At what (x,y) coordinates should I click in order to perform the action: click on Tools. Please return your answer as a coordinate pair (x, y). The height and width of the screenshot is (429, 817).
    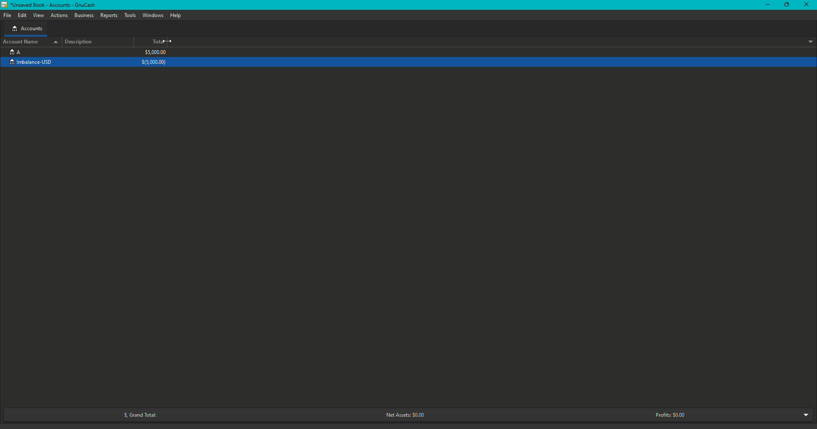
    Looking at the image, I should click on (131, 15).